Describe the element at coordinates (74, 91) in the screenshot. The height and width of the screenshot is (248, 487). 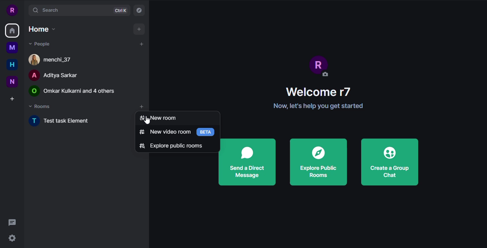
I see `people` at that location.